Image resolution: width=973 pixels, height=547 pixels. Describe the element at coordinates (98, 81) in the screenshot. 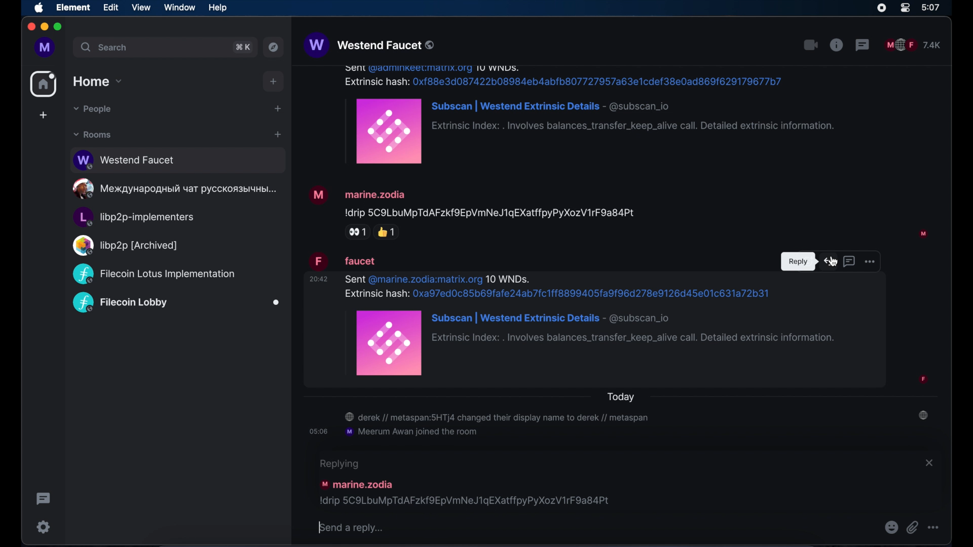

I see `home drop down` at that location.